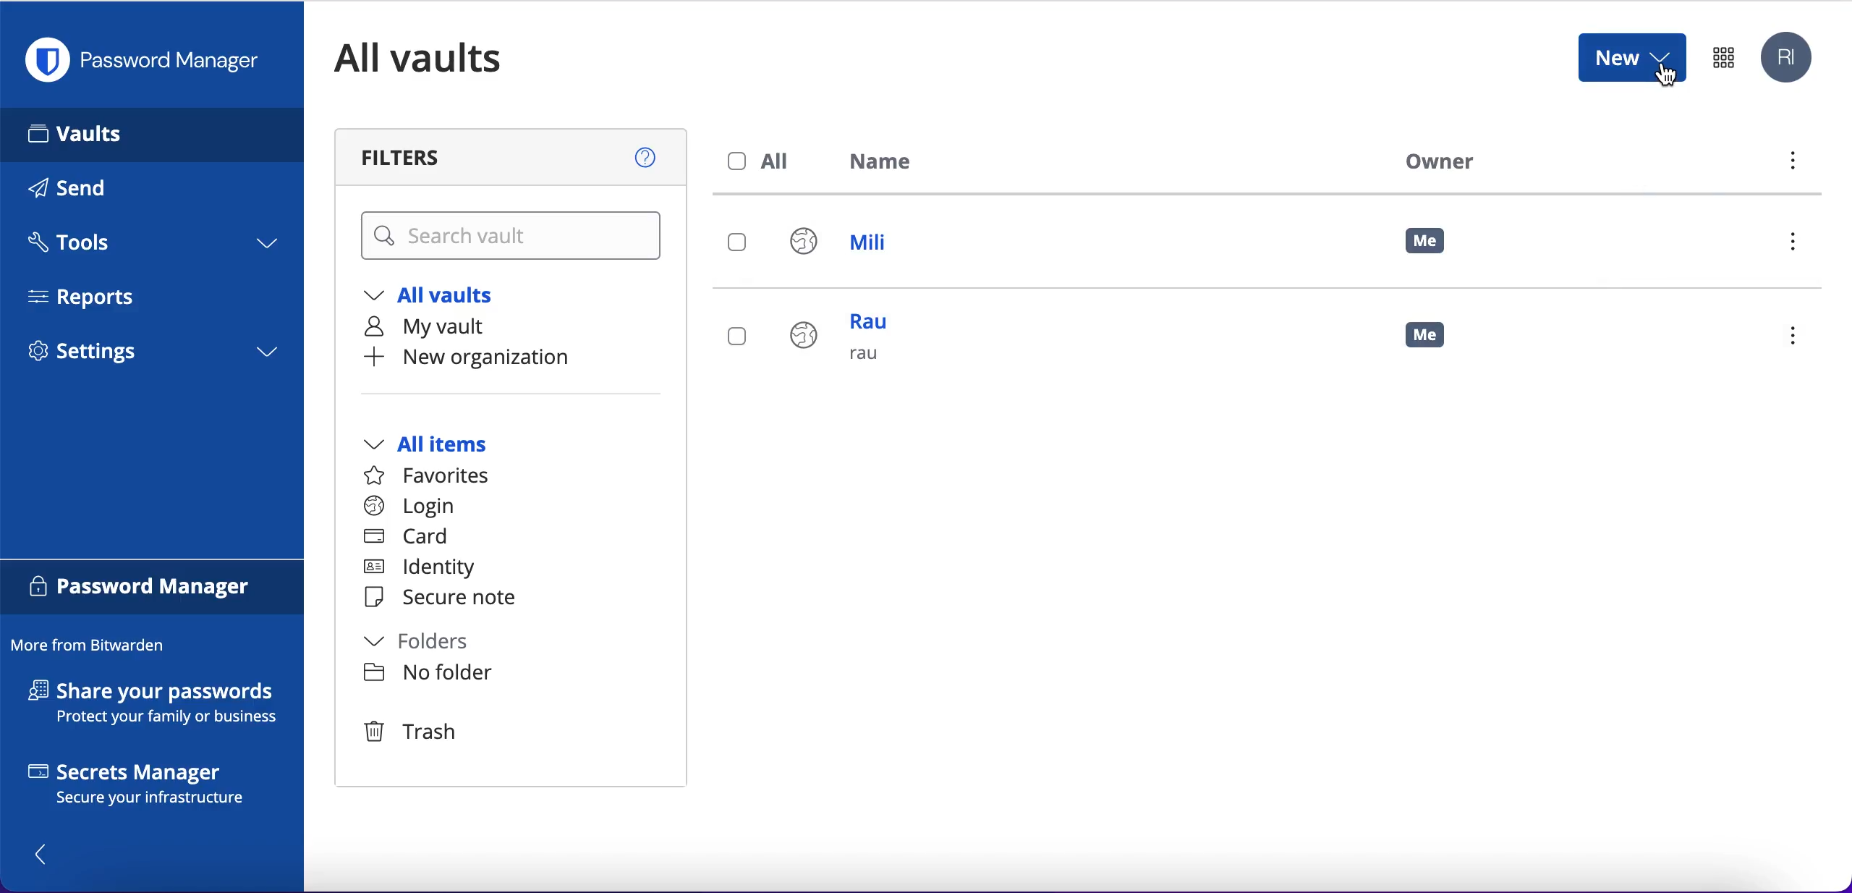 Image resolution: width=1852 pixels, height=893 pixels. Describe the element at coordinates (440, 297) in the screenshot. I see `all vaults` at that location.